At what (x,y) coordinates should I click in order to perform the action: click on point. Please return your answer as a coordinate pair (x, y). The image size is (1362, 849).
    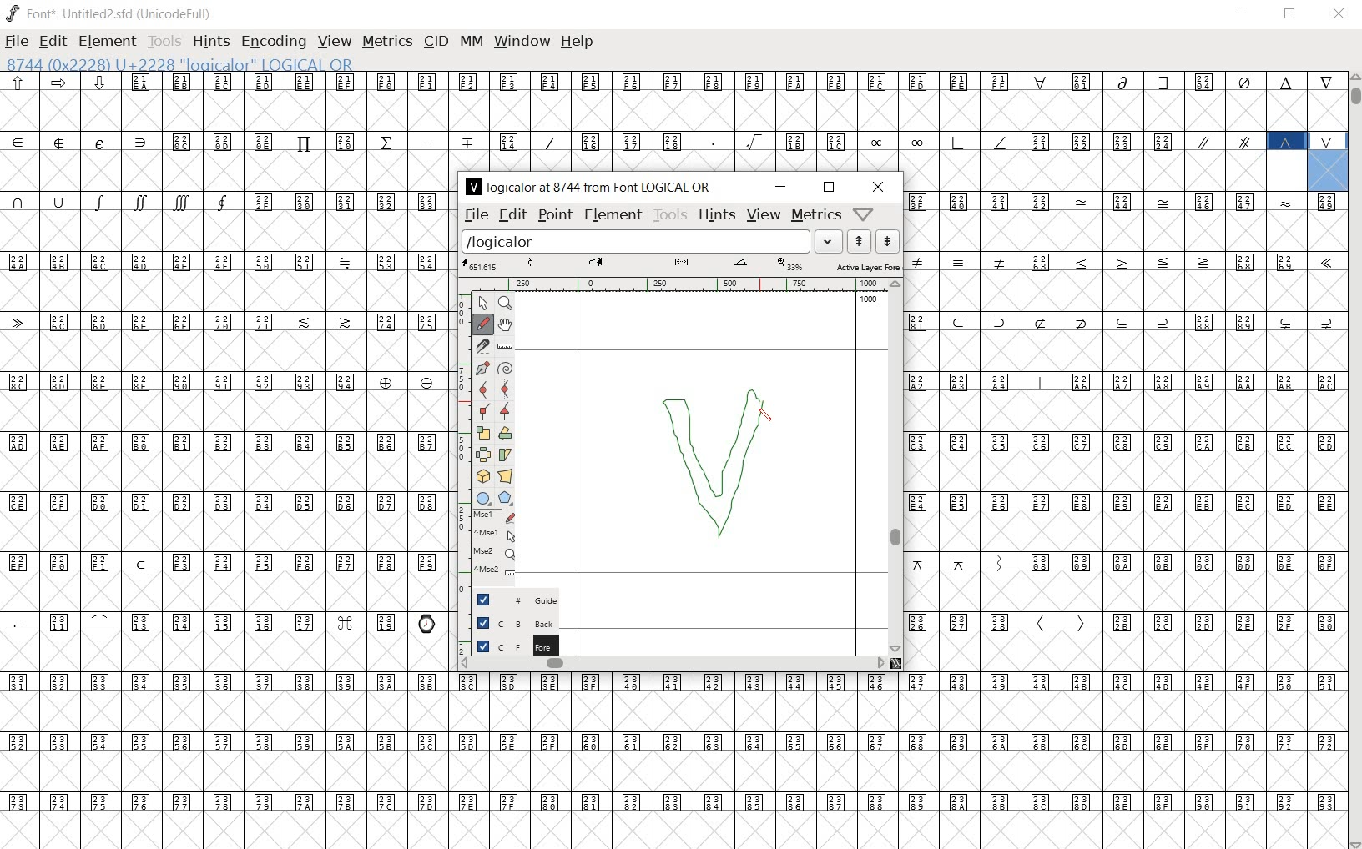
    Looking at the image, I should click on (554, 215).